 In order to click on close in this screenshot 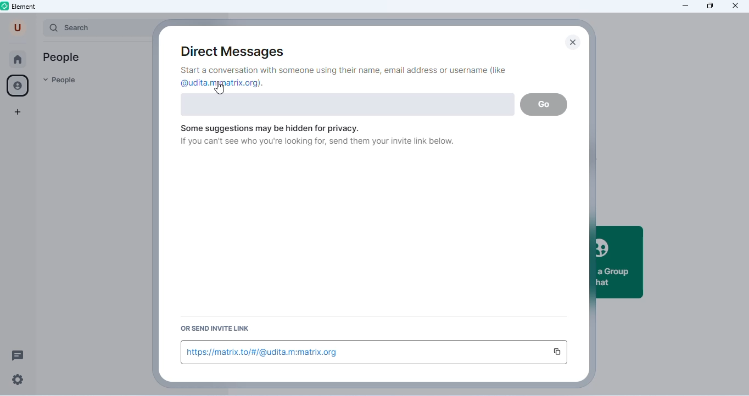, I will do `click(574, 43)`.